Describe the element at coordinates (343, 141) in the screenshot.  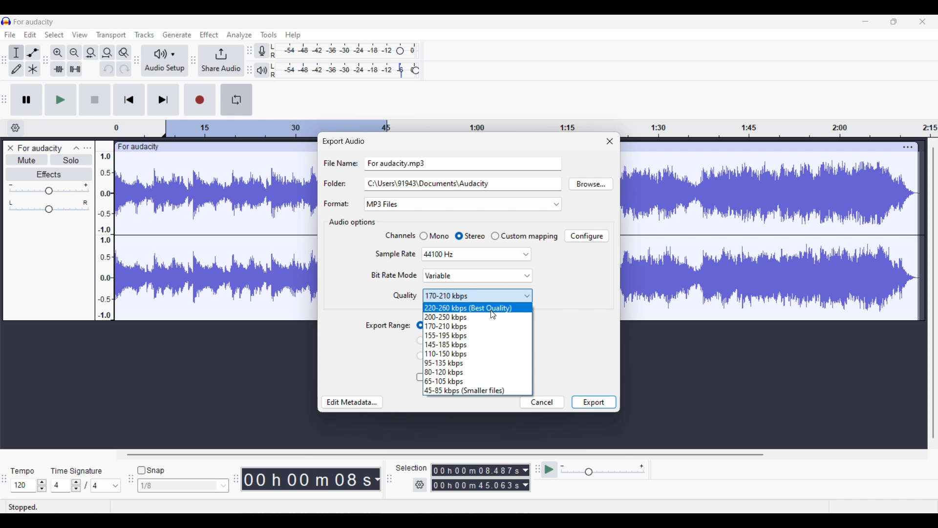
I see `Window title` at that location.